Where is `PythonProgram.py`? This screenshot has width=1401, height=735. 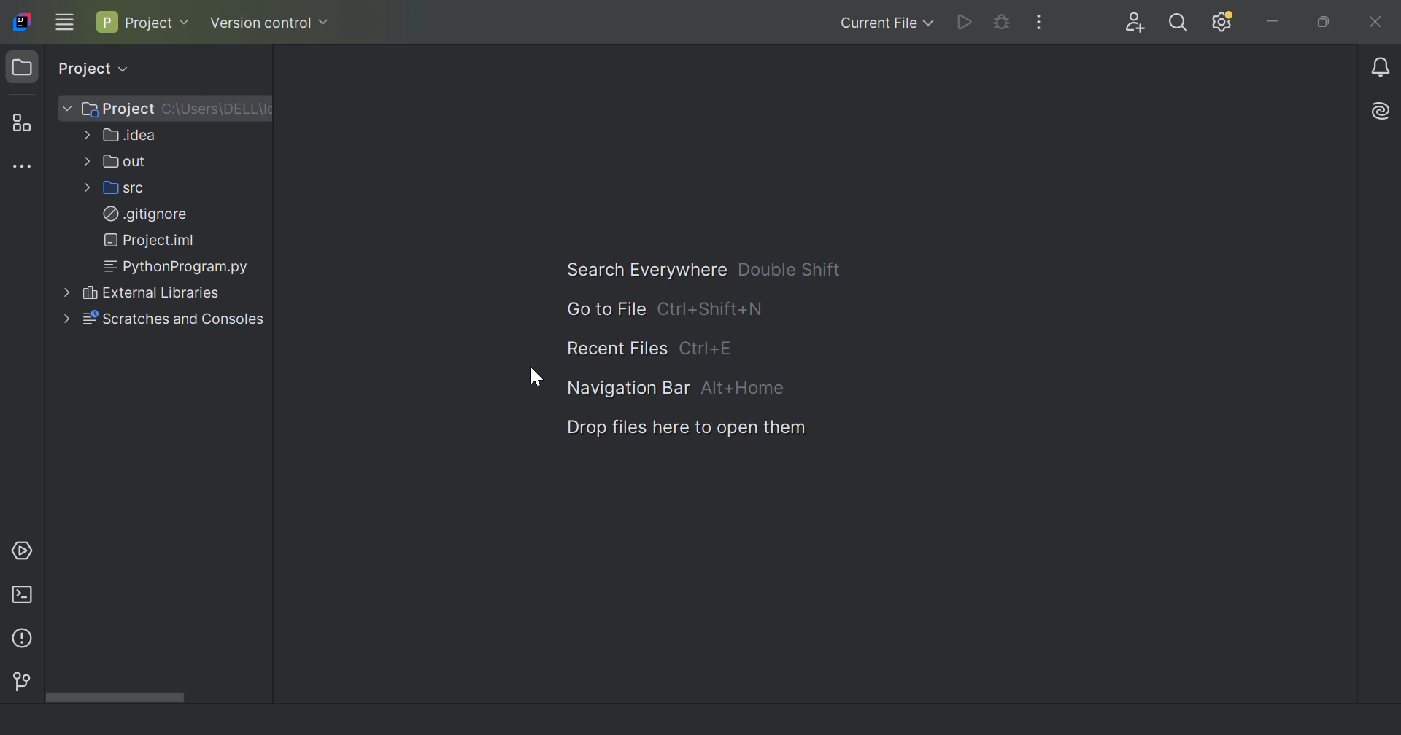
PythonProgram.py is located at coordinates (180, 267).